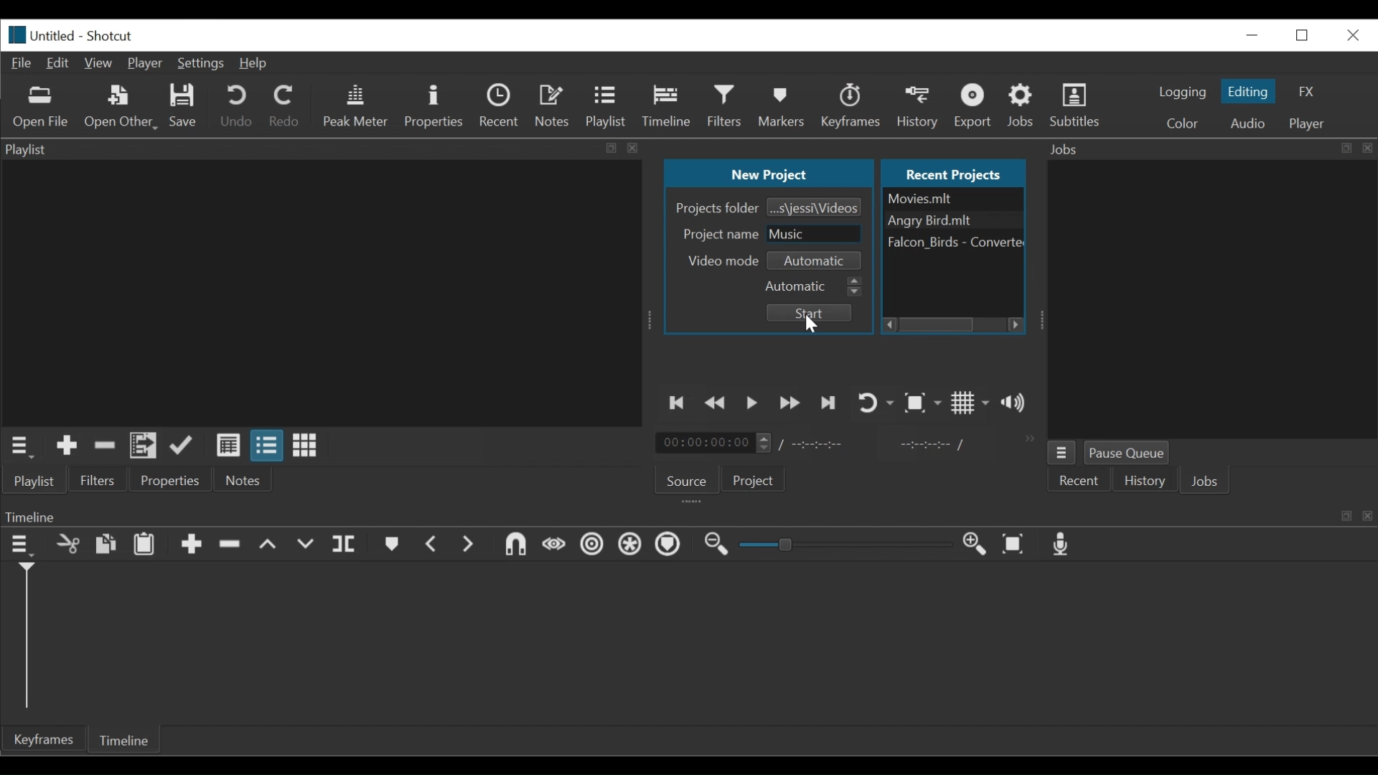 The height and width of the screenshot is (775, 1378). Describe the element at coordinates (98, 64) in the screenshot. I see `View` at that location.